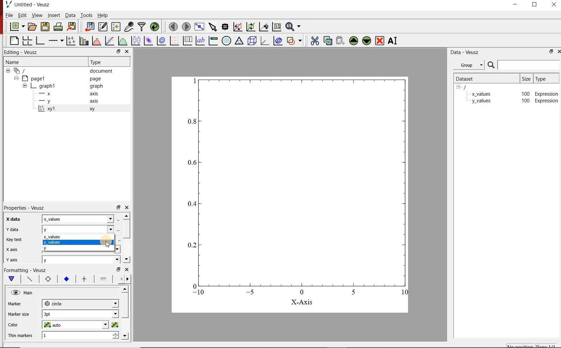  What do you see at coordinates (15, 249) in the screenshot?
I see `| X axis` at bounding box center [15, 249].